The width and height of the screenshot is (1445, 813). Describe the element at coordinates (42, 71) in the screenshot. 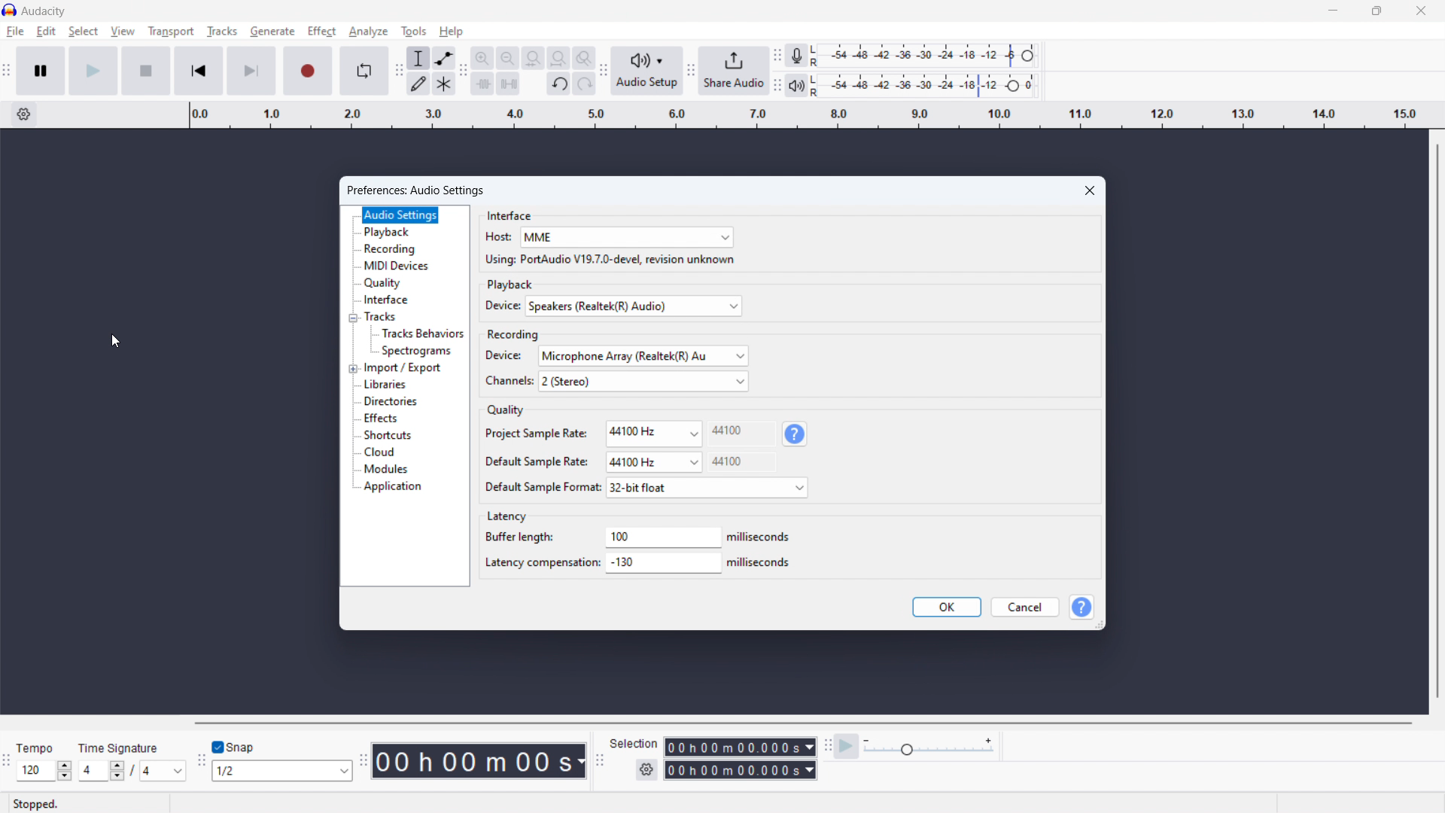

I see `pause` at that location.